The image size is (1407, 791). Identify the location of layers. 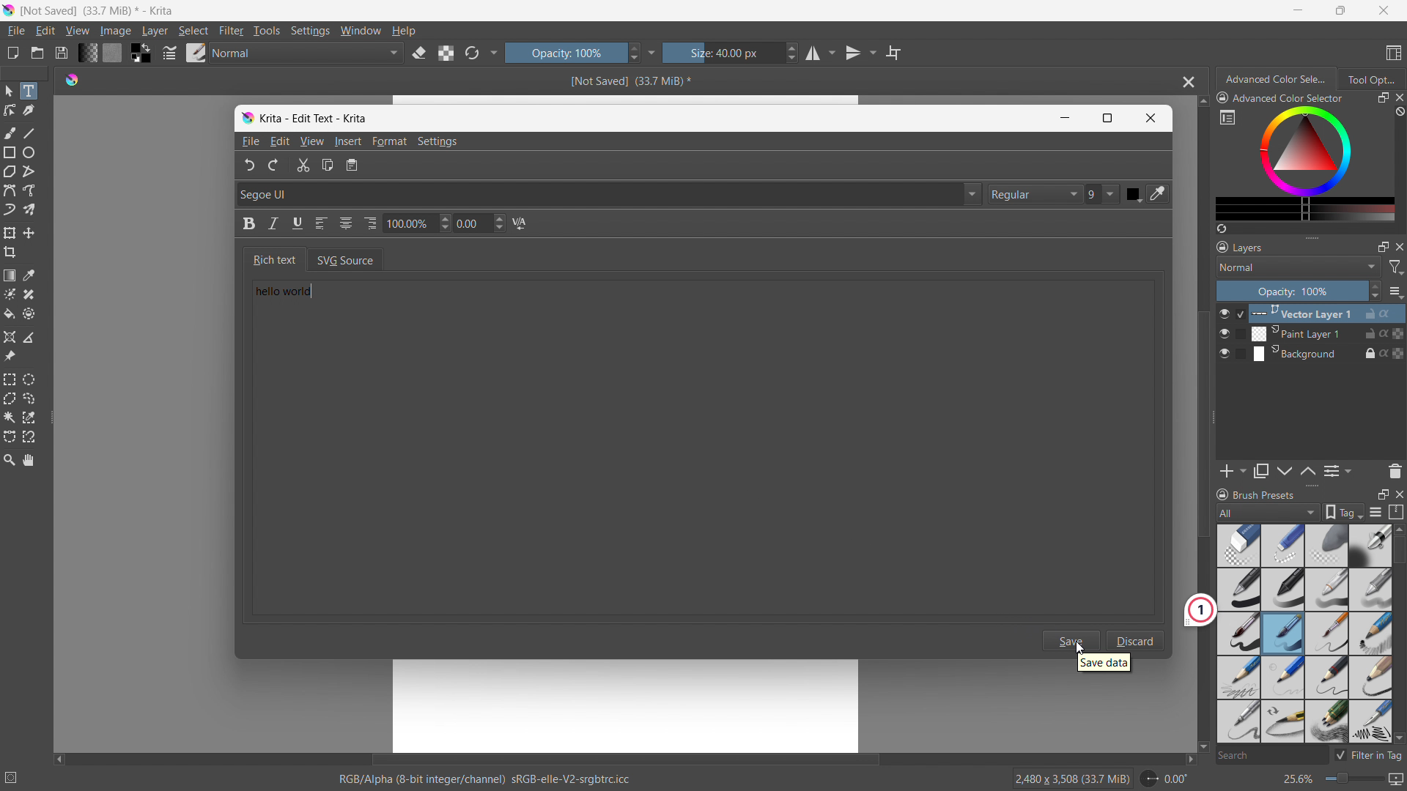
(1240, 246).